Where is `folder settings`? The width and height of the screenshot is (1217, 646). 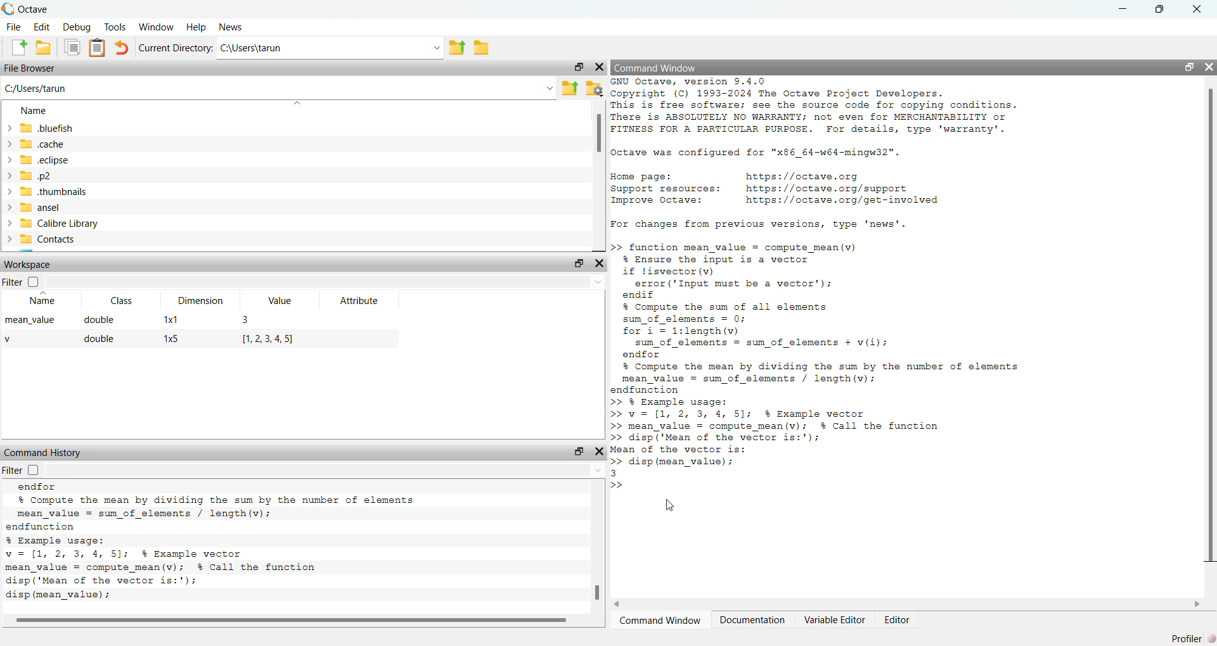 folder settings is located at coordinates (596, 90).